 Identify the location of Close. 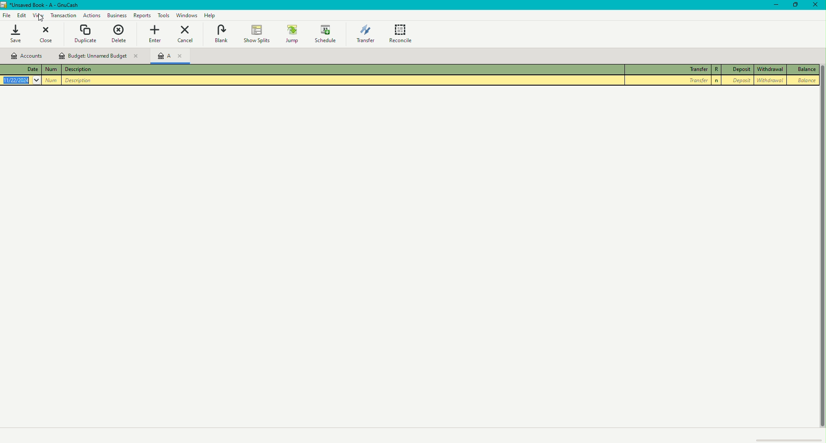
(817, 5).